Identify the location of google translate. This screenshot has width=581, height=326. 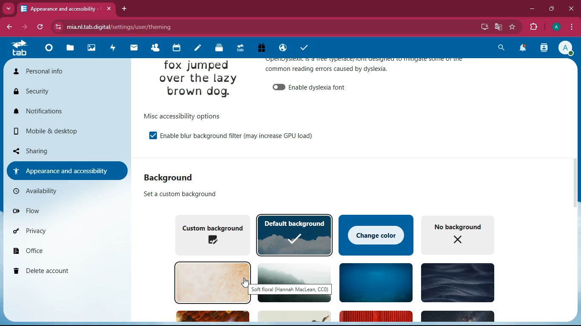
(498, 28).